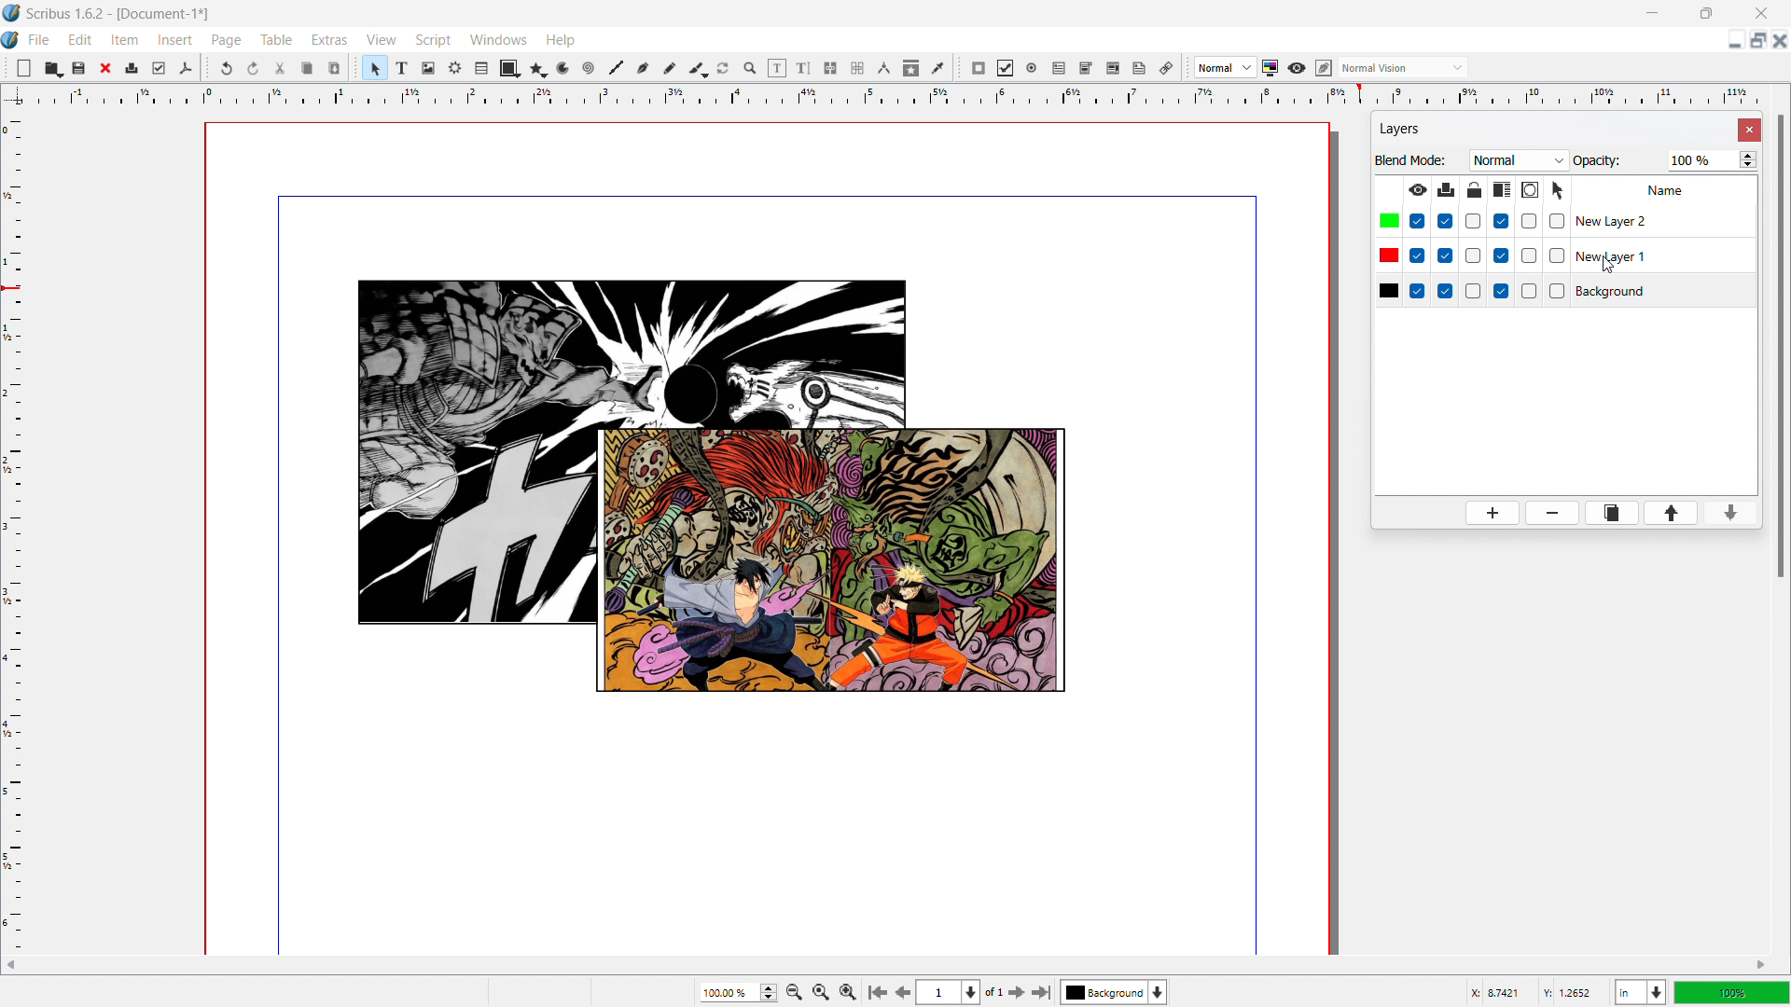 Image resolution: width=1791 pixels, height=1007 pixels. Describe the element at coordinates (481, 68) in the screenshot. I see `table` at that location.